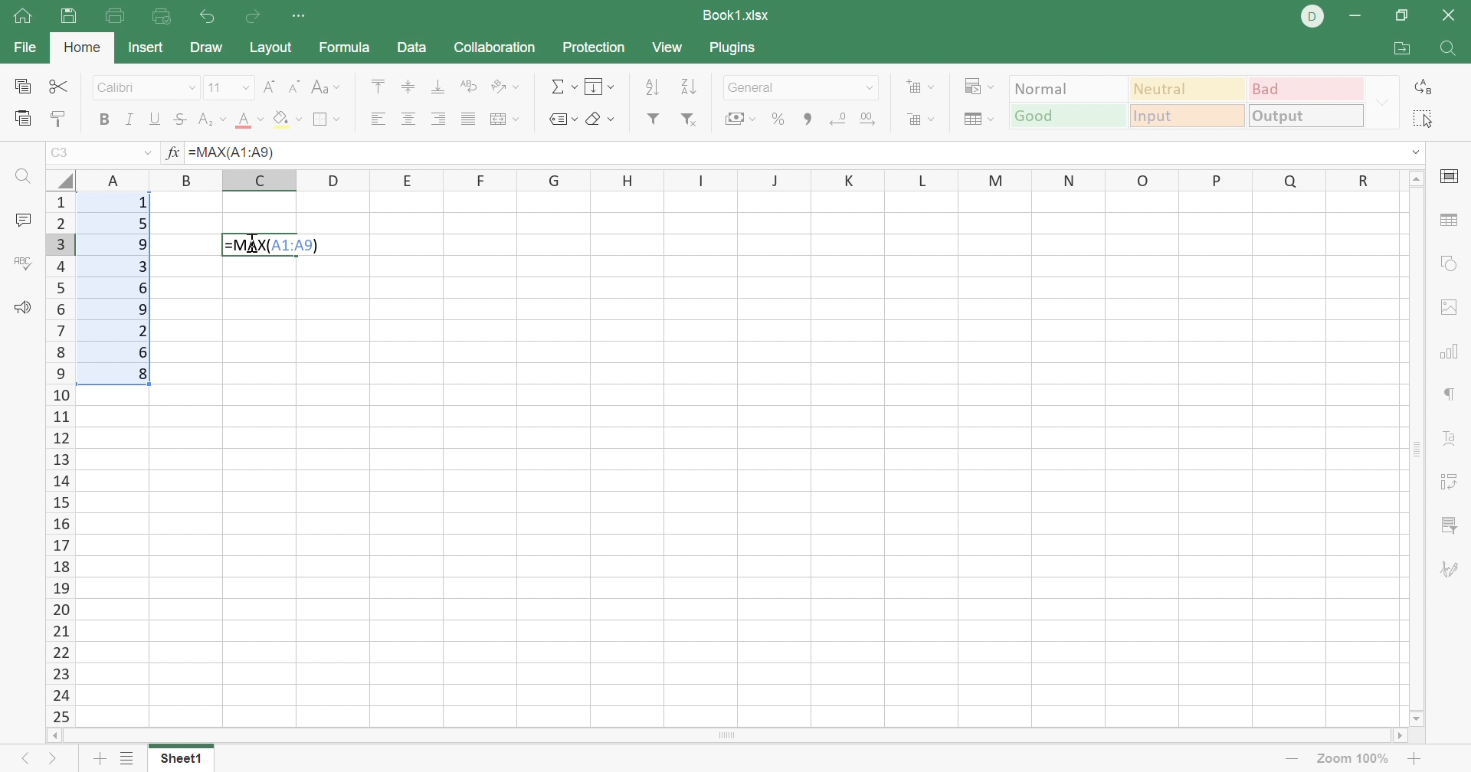  I want to click on Scroll Up, so click(1414, 179).